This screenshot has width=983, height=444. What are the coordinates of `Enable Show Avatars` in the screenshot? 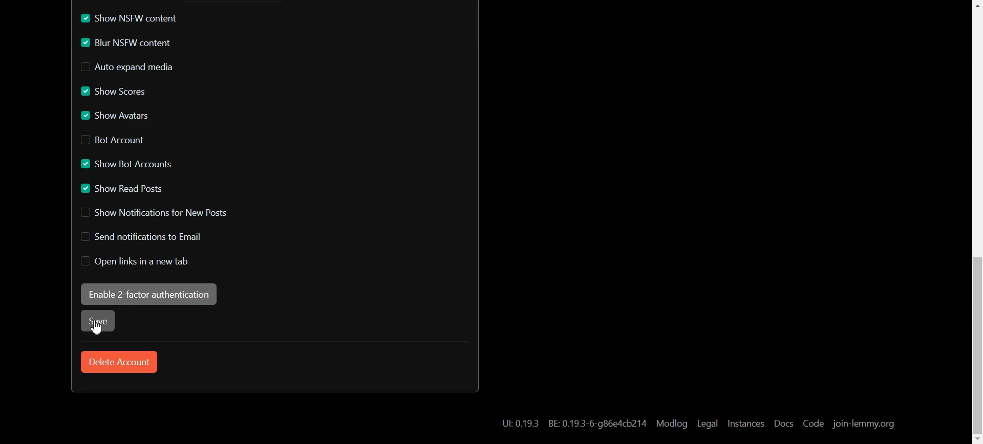 It's located at (115, 115).